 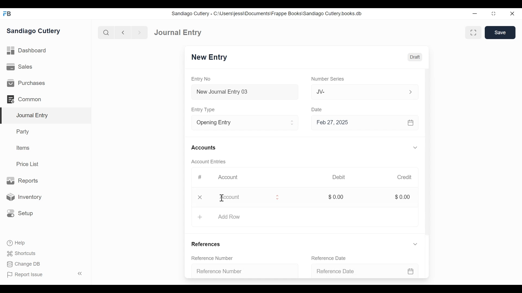 I want to click on Inventory, so click(x=23, y=197).